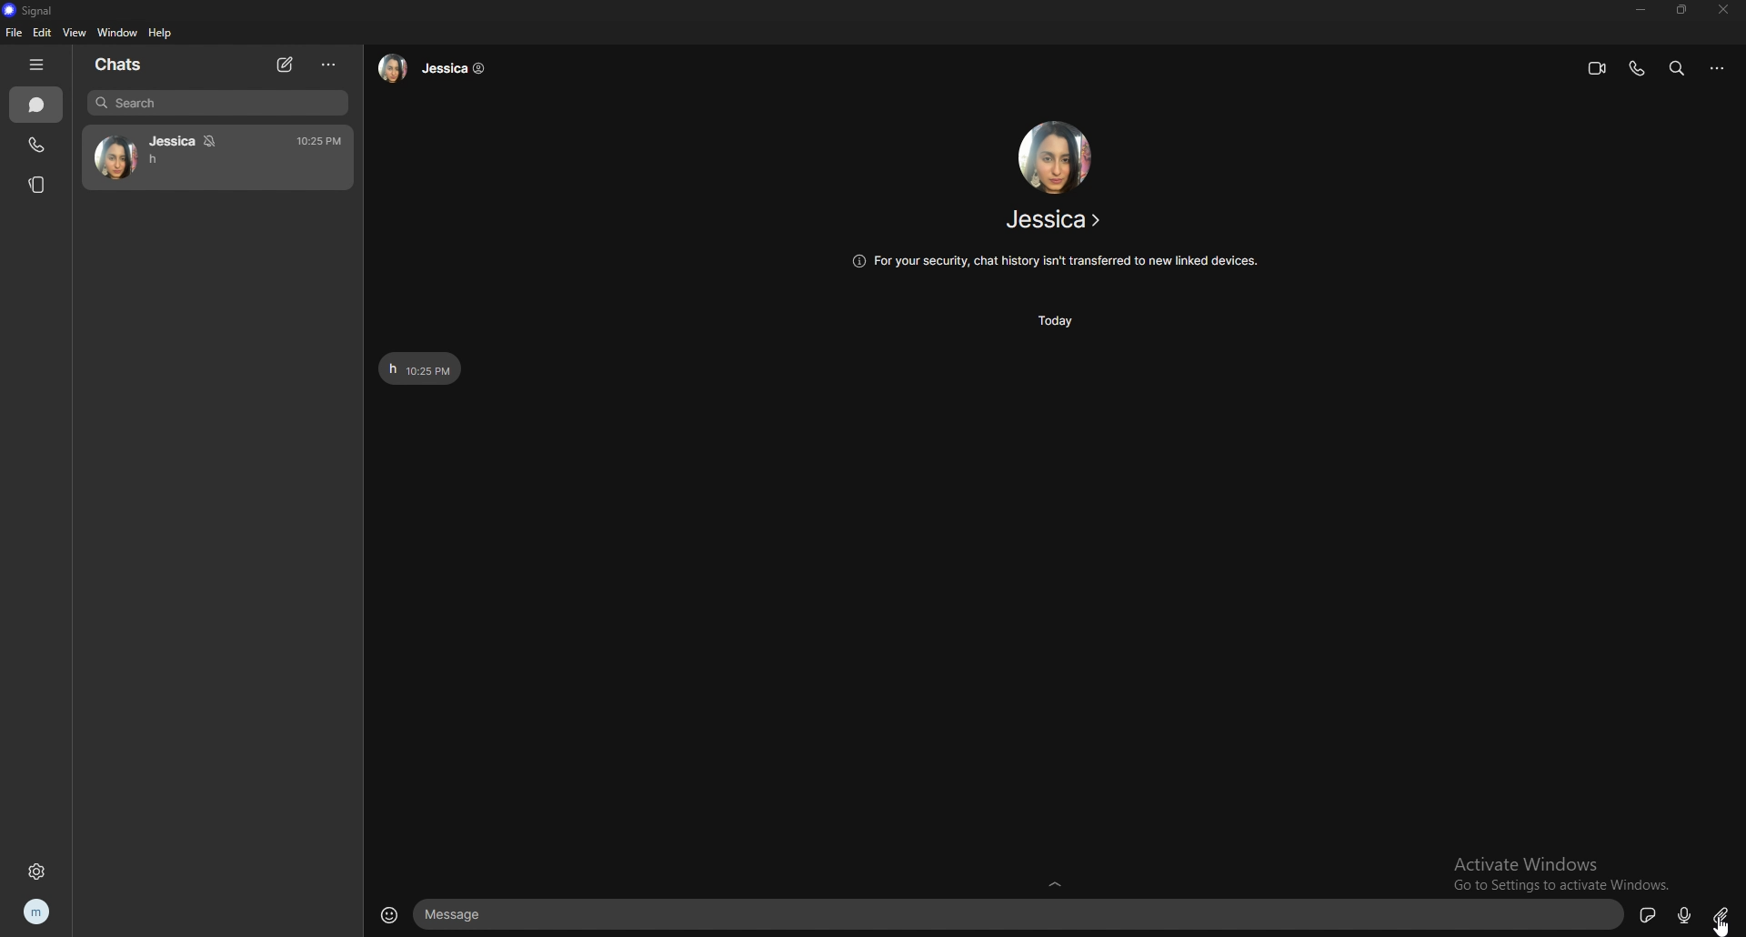  Describe the element at coordinates (217, 103) in the screenshot. I see `search` at that location.